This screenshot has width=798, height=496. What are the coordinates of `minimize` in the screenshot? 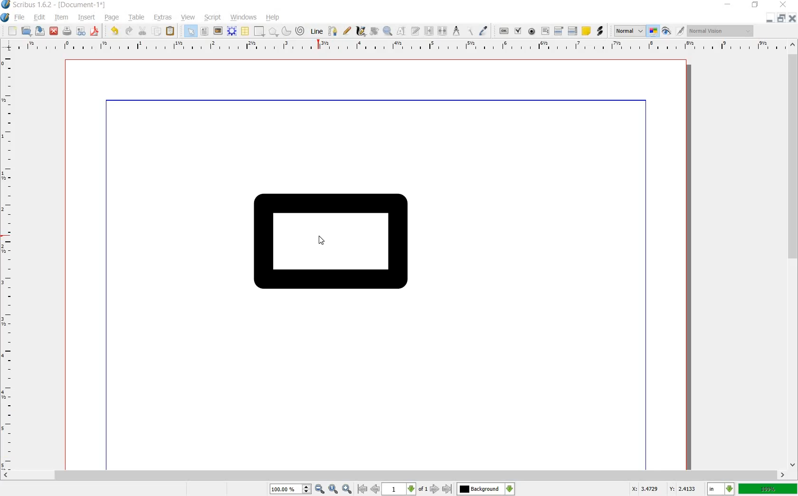 It's located at (728, 5).